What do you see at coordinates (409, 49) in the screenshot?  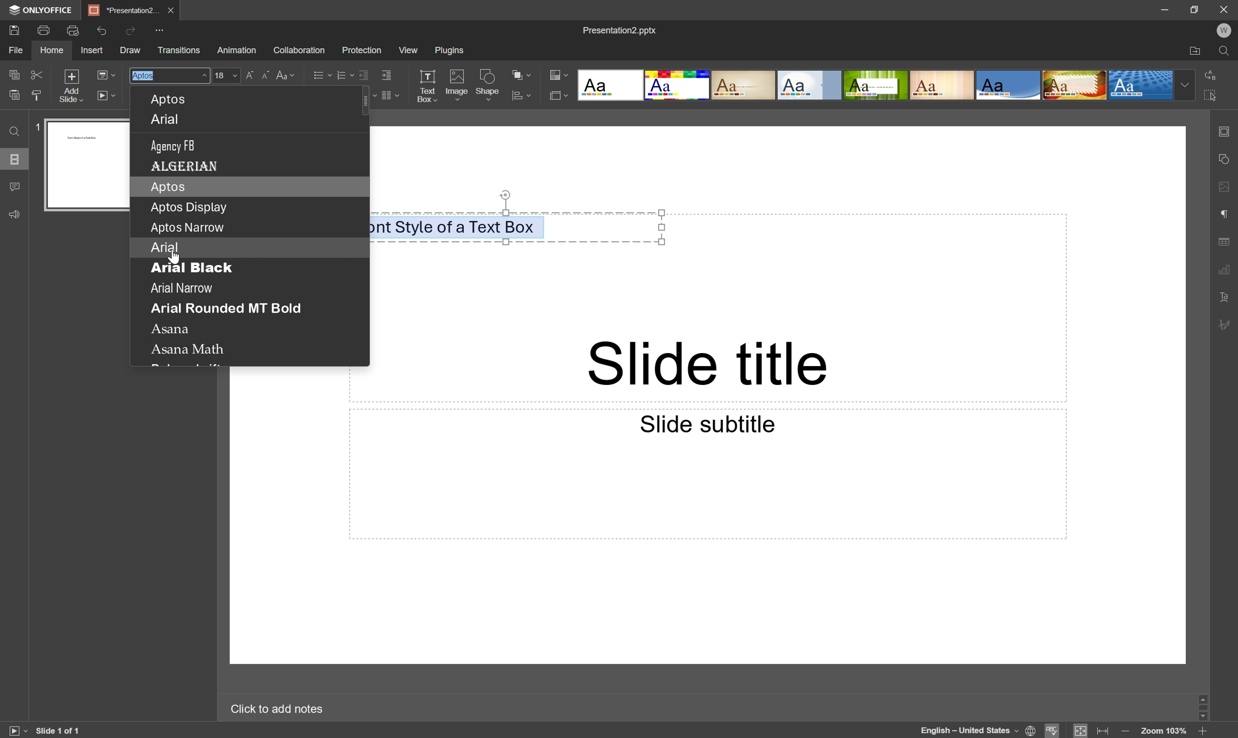 I see `View` at bounding box center [409, 49].